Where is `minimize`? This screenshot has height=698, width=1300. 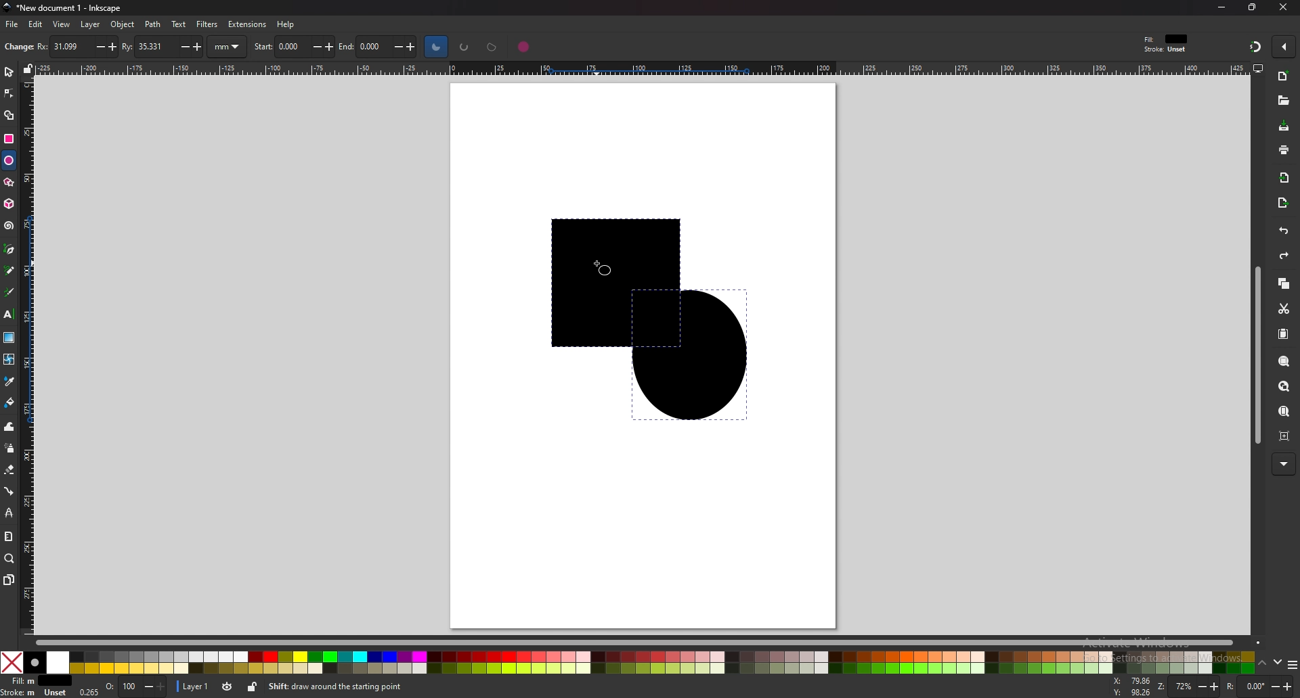
minimize is located at coordinates (1223, 7).